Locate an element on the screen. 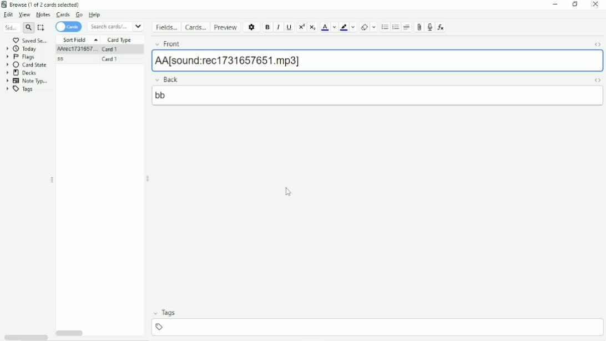 This screenshot has height=341, width=606. Select is located at coordinates (42, 28).